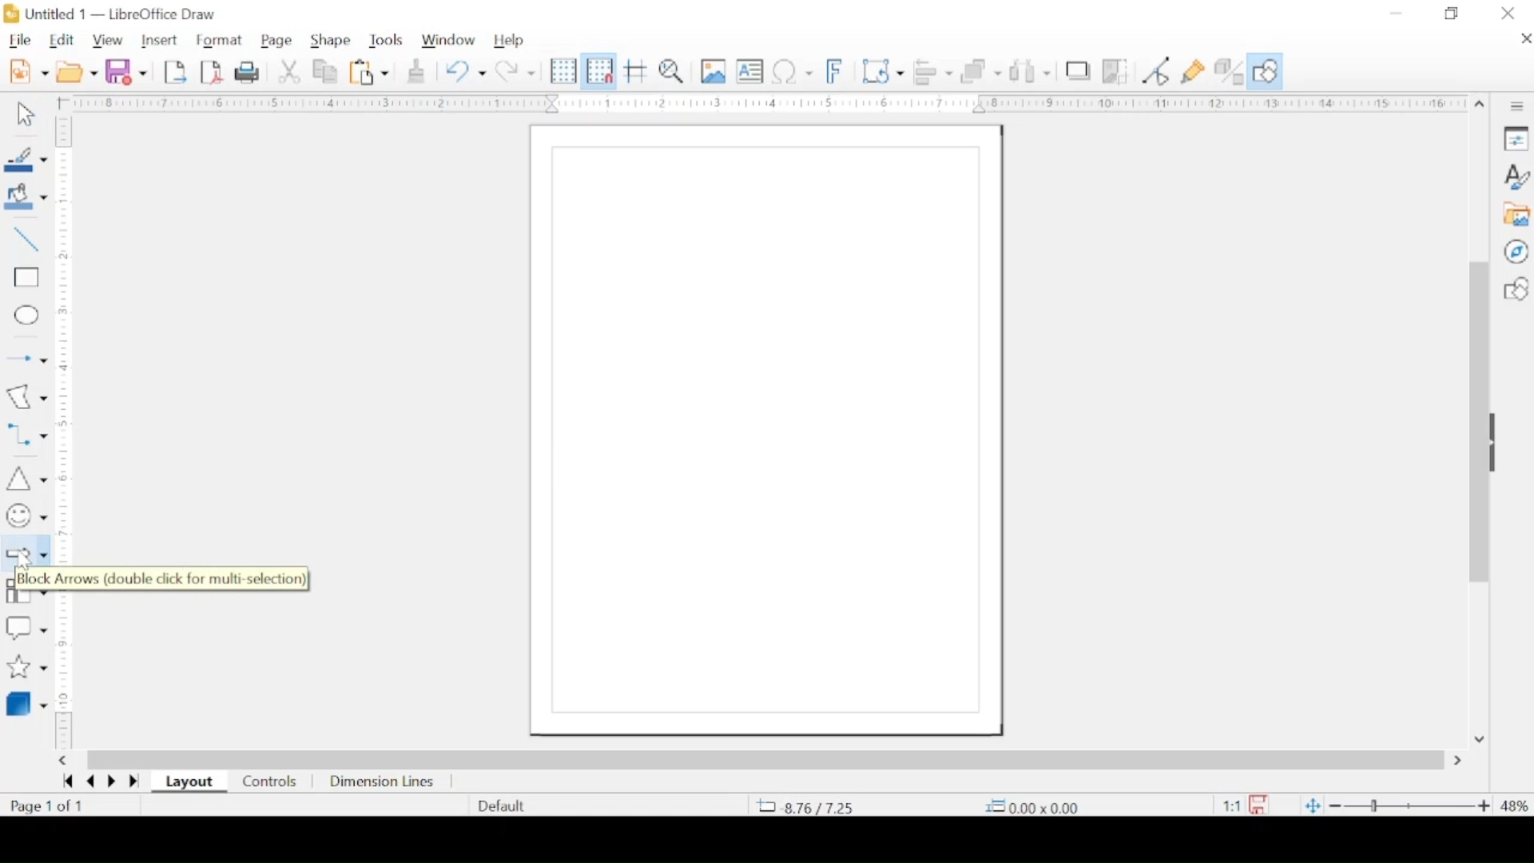  I want to click on zoom slider, so click(1409, 806).